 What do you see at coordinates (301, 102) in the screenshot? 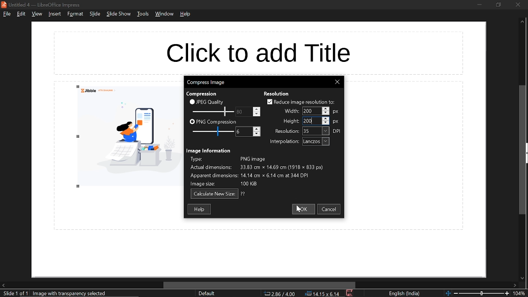
I see `reduce image resolution to` at bounding box center [301, 102].